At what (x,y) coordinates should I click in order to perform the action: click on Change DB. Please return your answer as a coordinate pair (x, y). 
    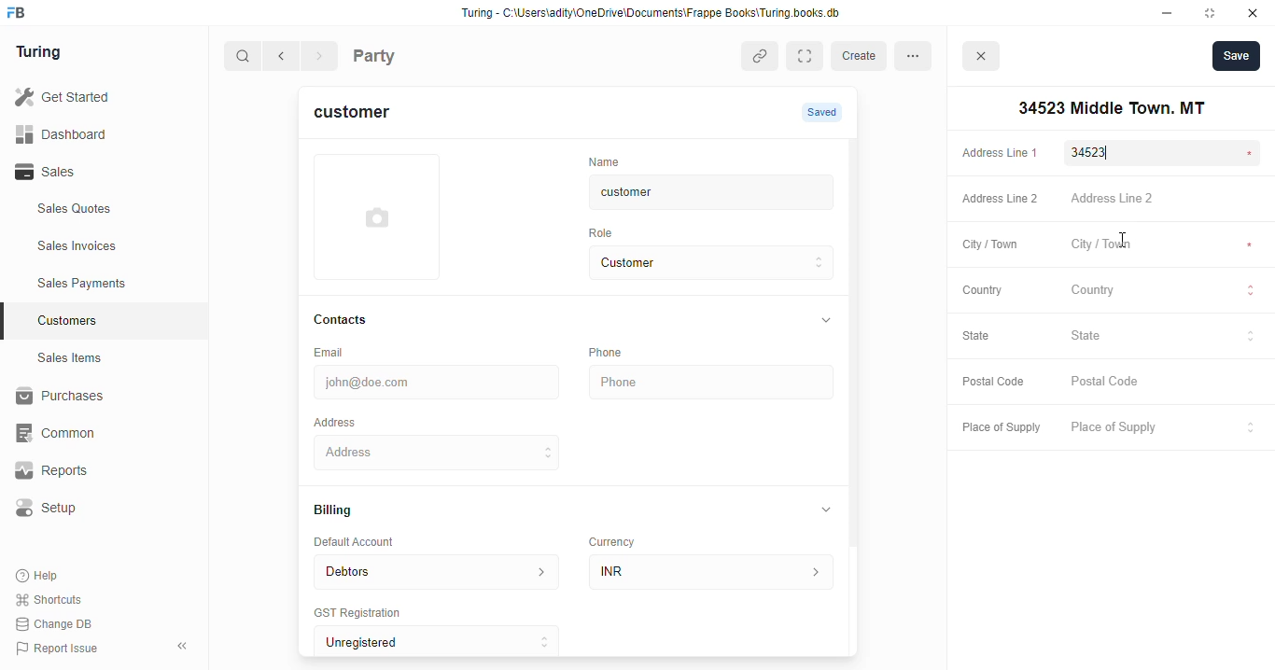
    Looking at the image, I should click on (58, 623).